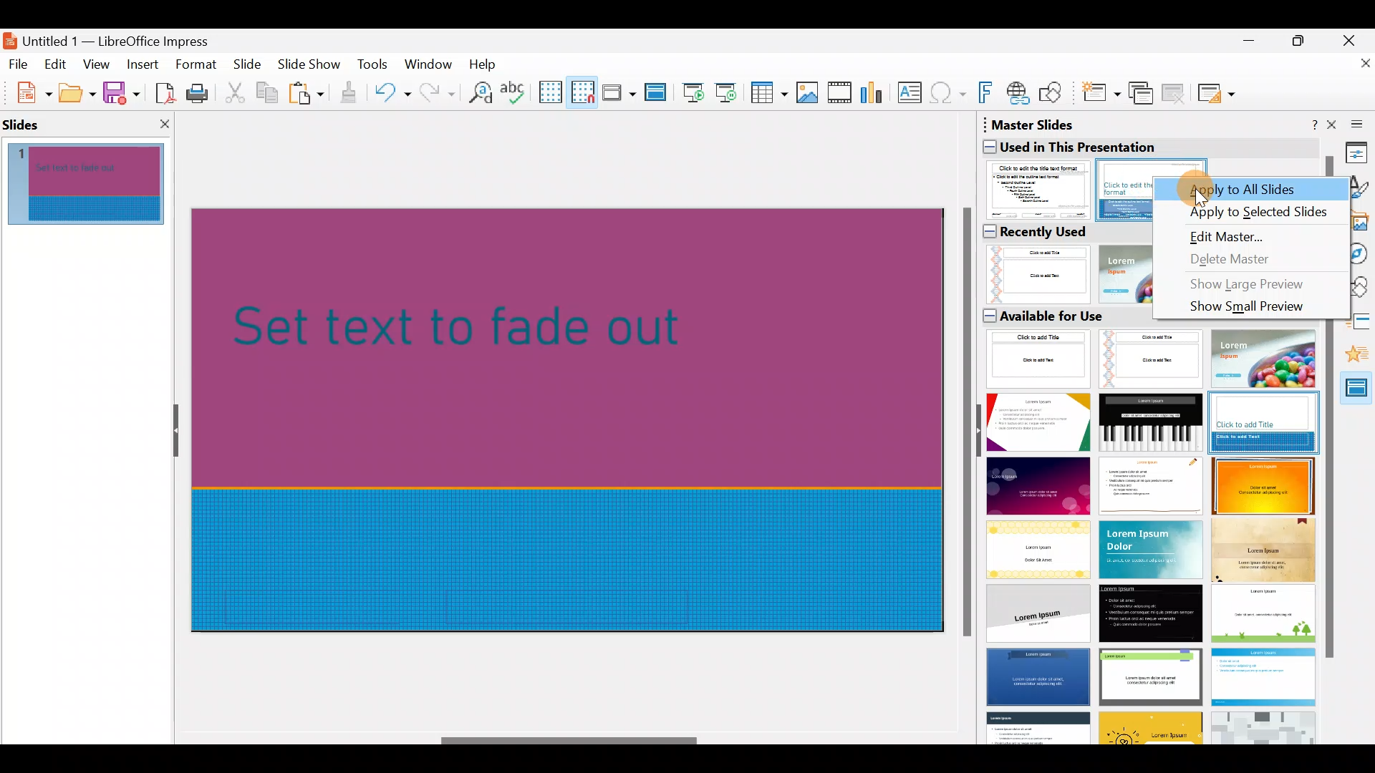 Image resolution: width=1375 pixels, height=773 pixels. What do you see at coordinates (730, 92) in the screenshot?
I see `Start from current slide` at bounding box center [730, 92].